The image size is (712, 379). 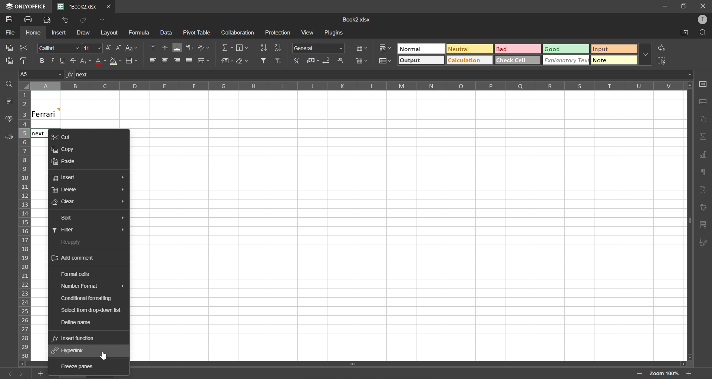 I want to click on decrease decimal, so click(x=326, y=62).